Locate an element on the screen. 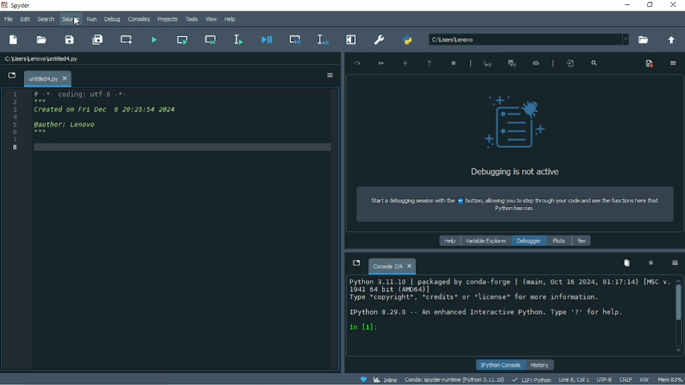 This screenshot has width=685, height=385. Run current cell is located at coordinates (183, 40).